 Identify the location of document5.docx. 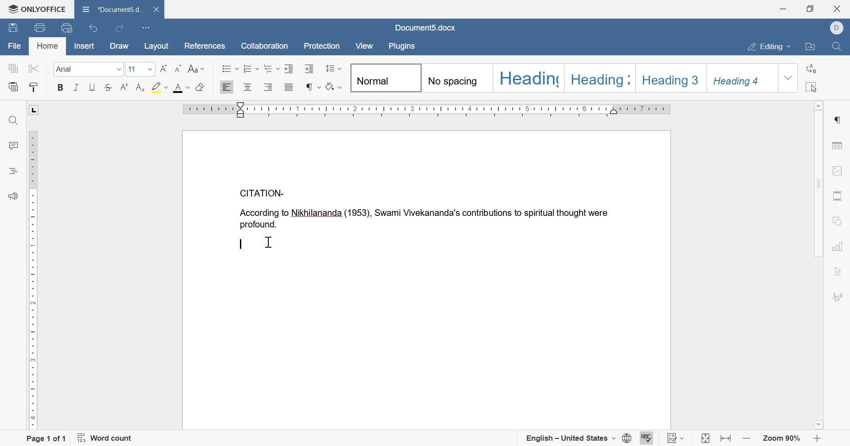
(421, 27).